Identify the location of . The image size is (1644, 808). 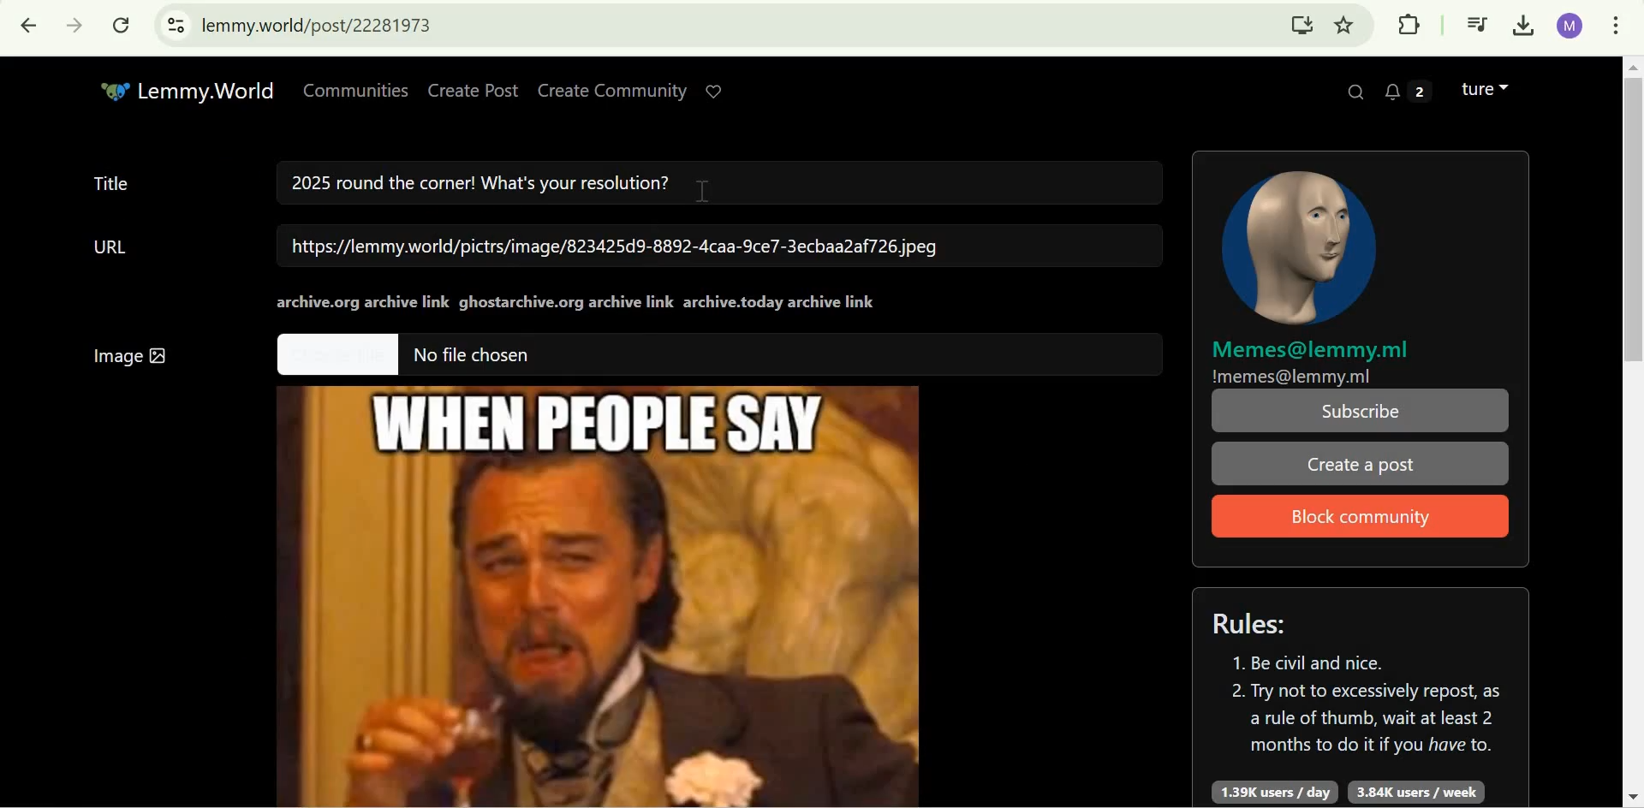
(111, 89).